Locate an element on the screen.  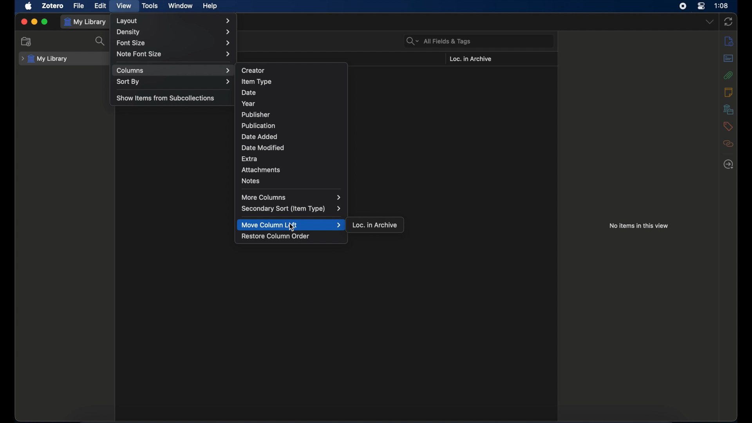
apple is located at coordinates (29, 6).